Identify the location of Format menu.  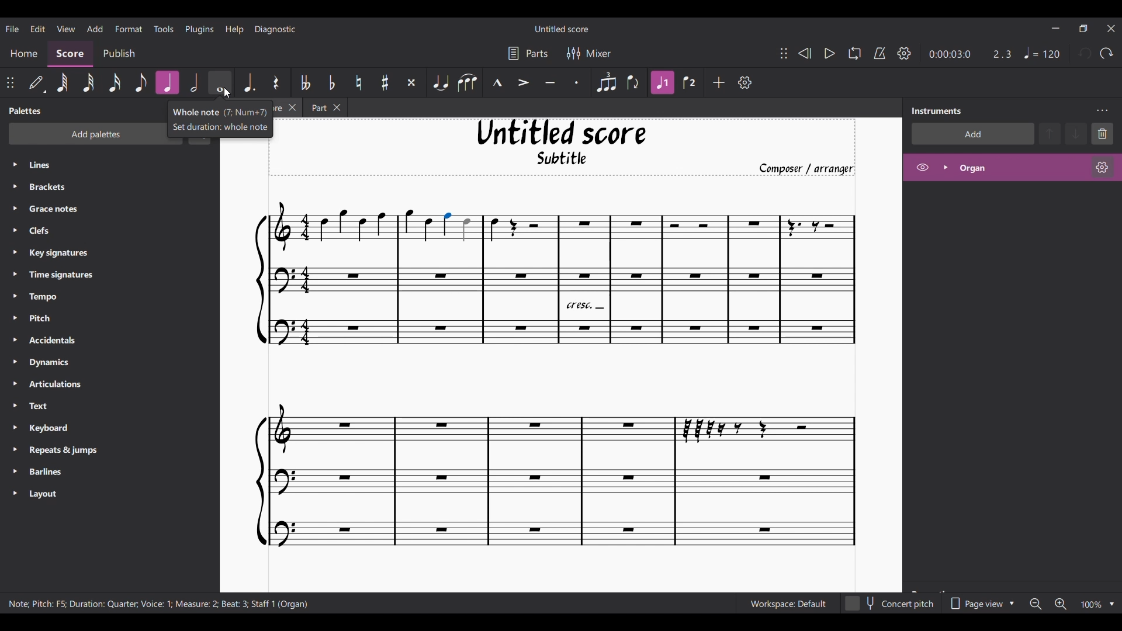
(129, 28).